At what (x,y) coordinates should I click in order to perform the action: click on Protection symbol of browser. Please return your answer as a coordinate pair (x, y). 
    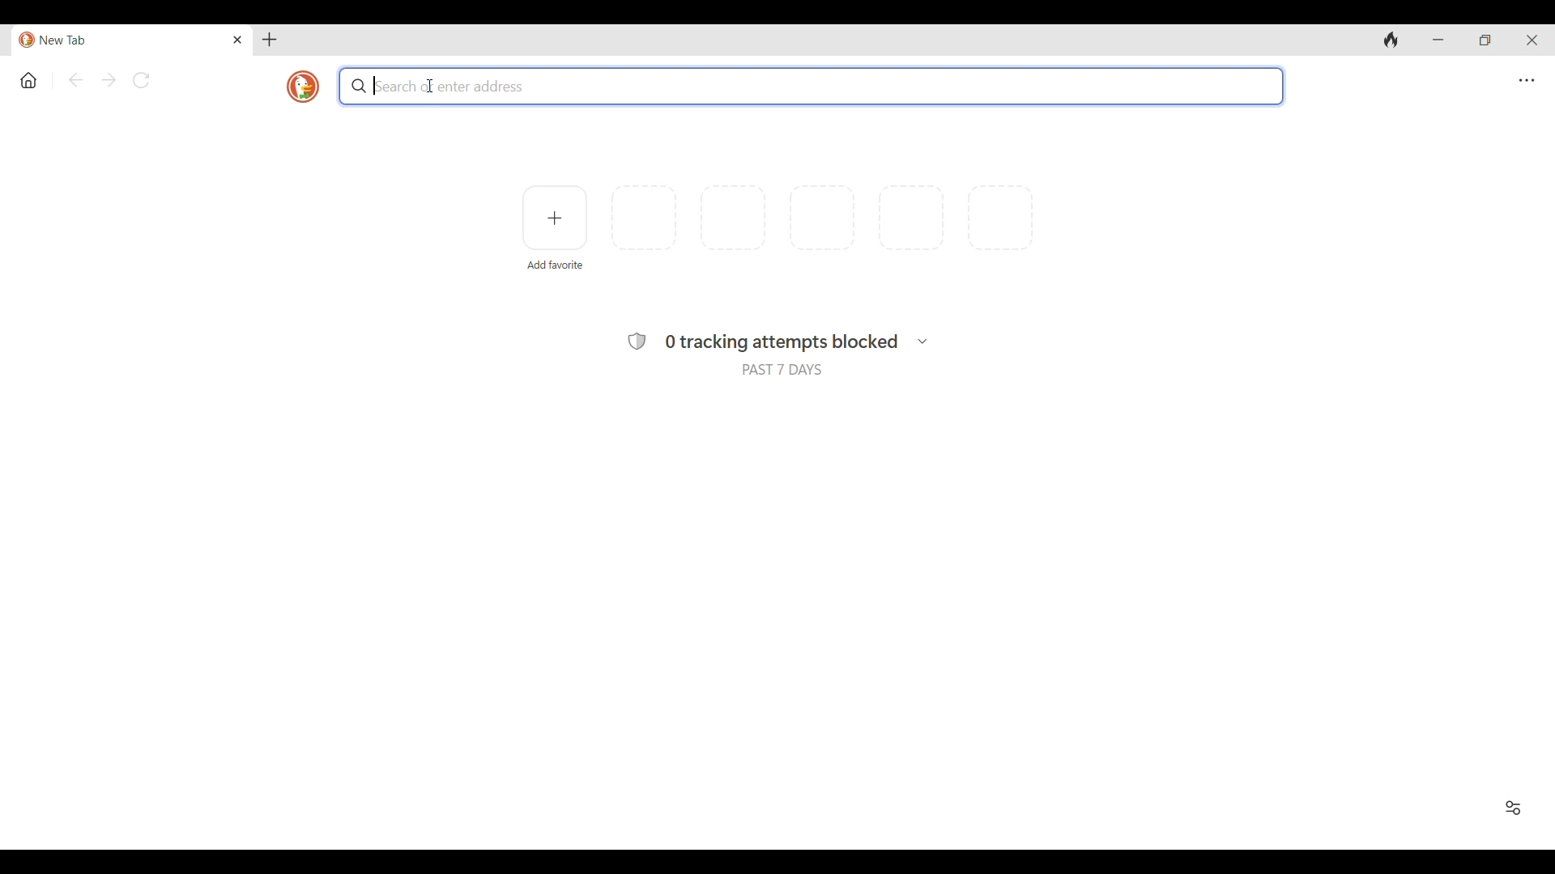
    Looking at the image, I should click on (637, 341).